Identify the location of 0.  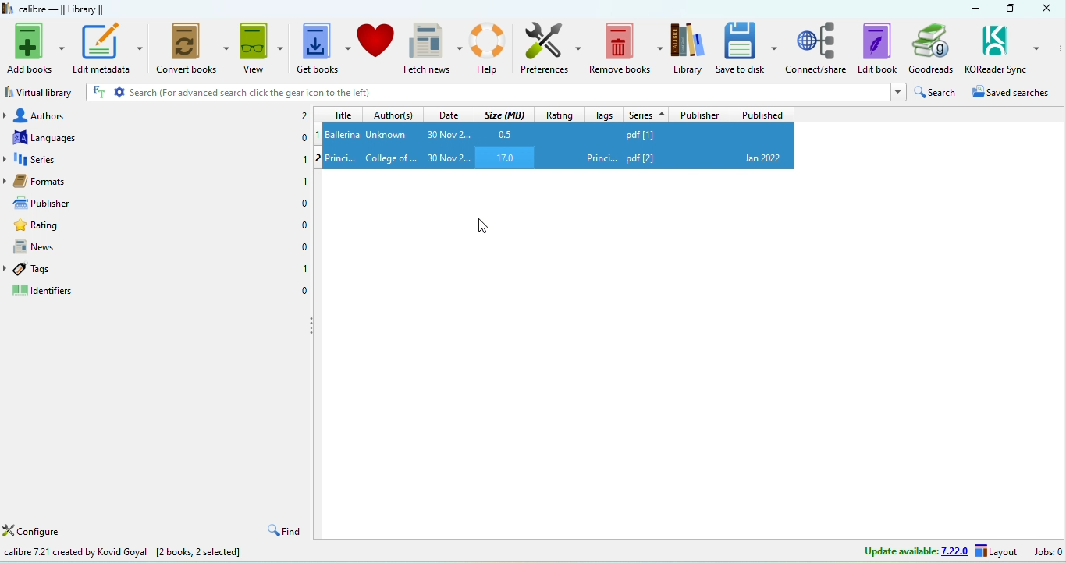
(304, 204).